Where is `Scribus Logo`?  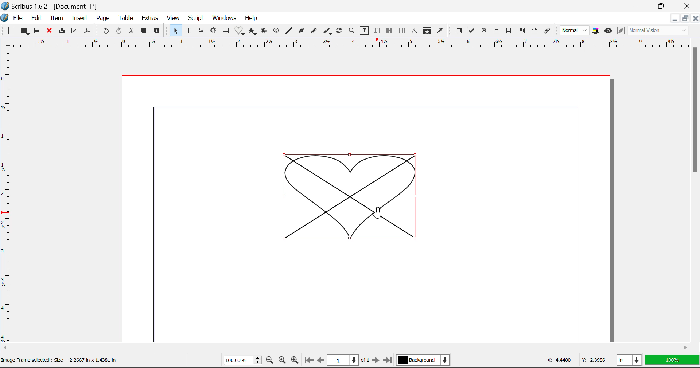 Scribus Logo is located at coordinates (4, 18).